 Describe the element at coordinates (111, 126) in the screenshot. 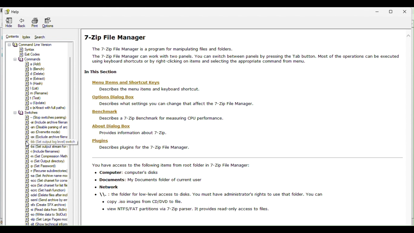

I see `‘About Dialog Box` at that location.